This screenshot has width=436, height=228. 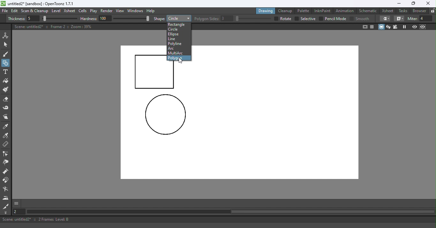 I want to click on View, so click(x=121, y=11).